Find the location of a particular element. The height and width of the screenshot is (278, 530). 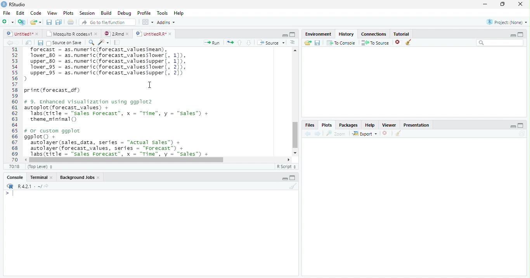

Code is located at coordinates (36, 13).